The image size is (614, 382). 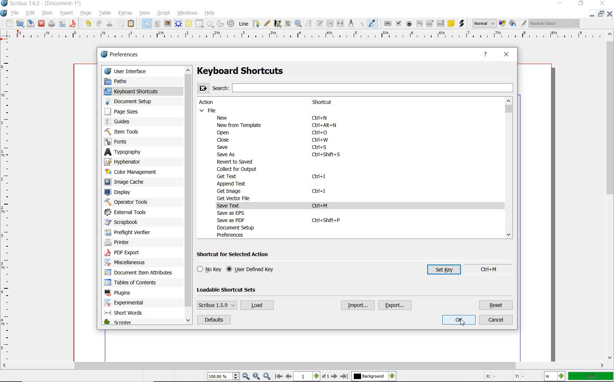 I want to click on shape, so click(x=200, y=24).